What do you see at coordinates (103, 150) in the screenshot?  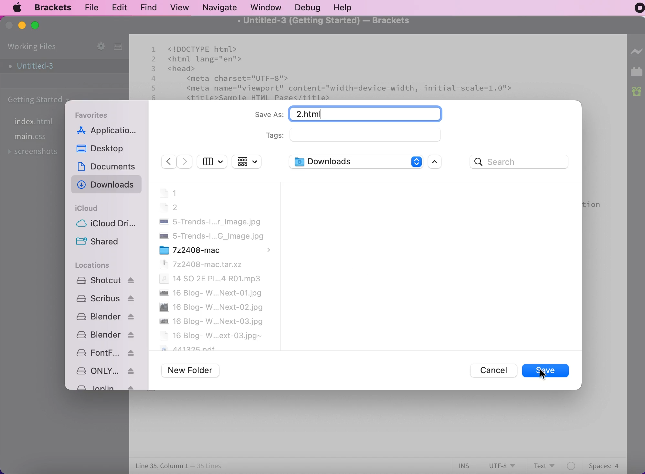 I see `desktop` at bounding box center [103, 150].